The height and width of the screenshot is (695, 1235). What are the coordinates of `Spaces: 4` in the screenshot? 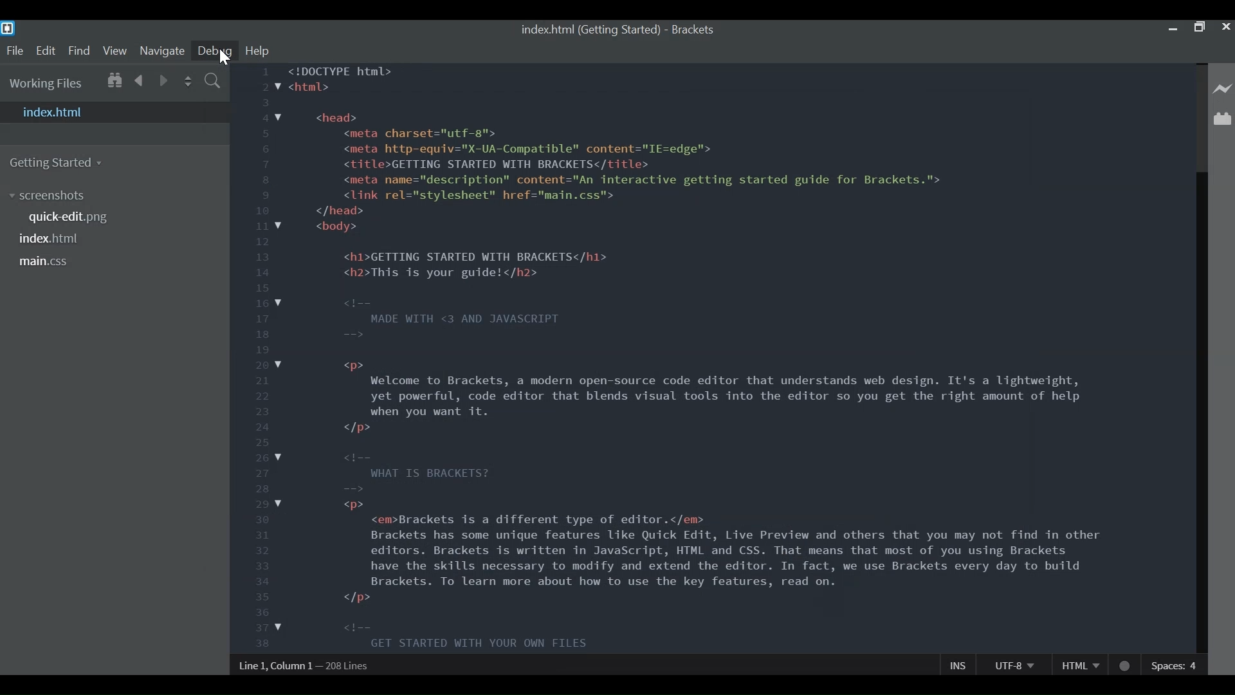 It's located at (1175, 665).